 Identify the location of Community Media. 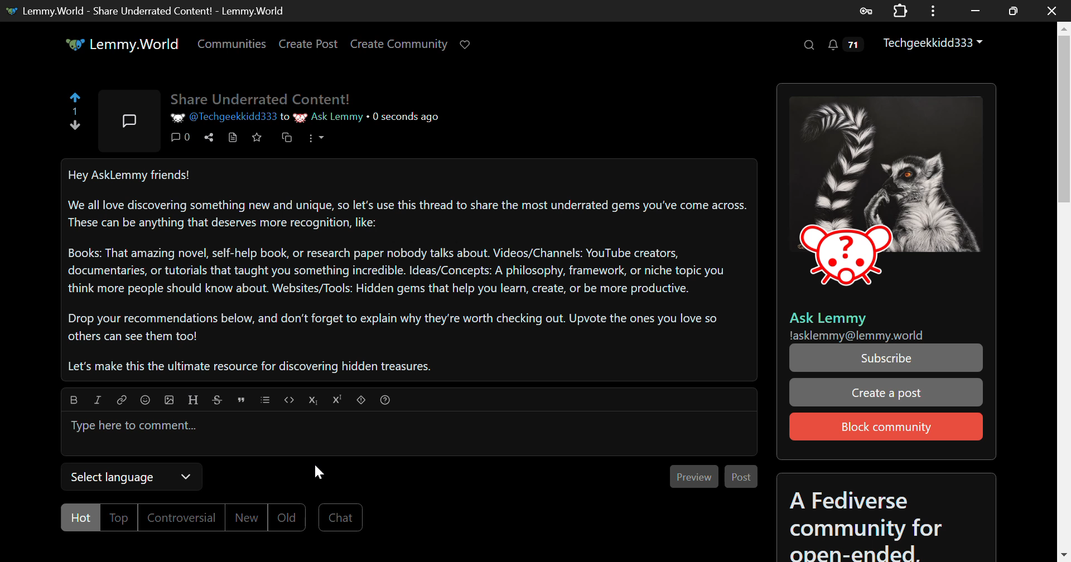
(886, 198).